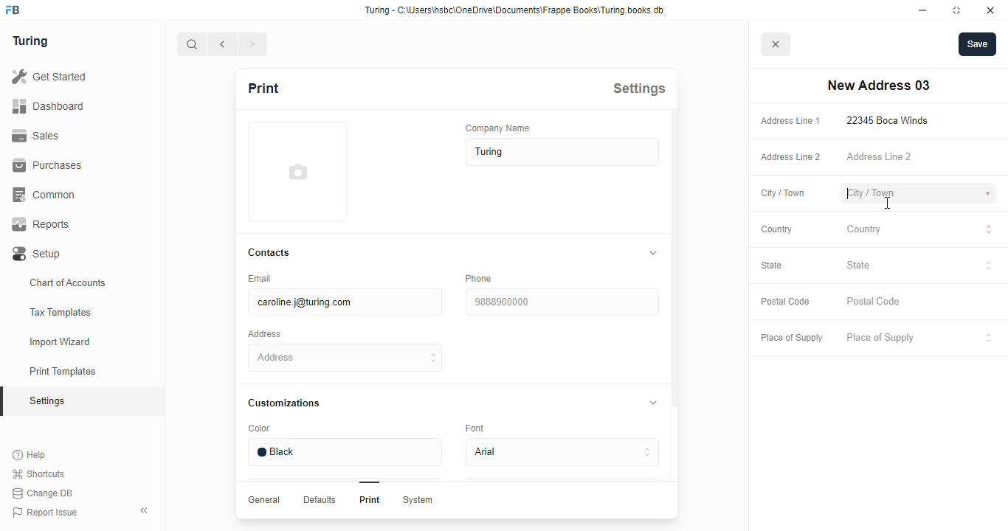  Describe the element at coordinates (791, 339) in the screenshot. I see `place of supply` at that location.